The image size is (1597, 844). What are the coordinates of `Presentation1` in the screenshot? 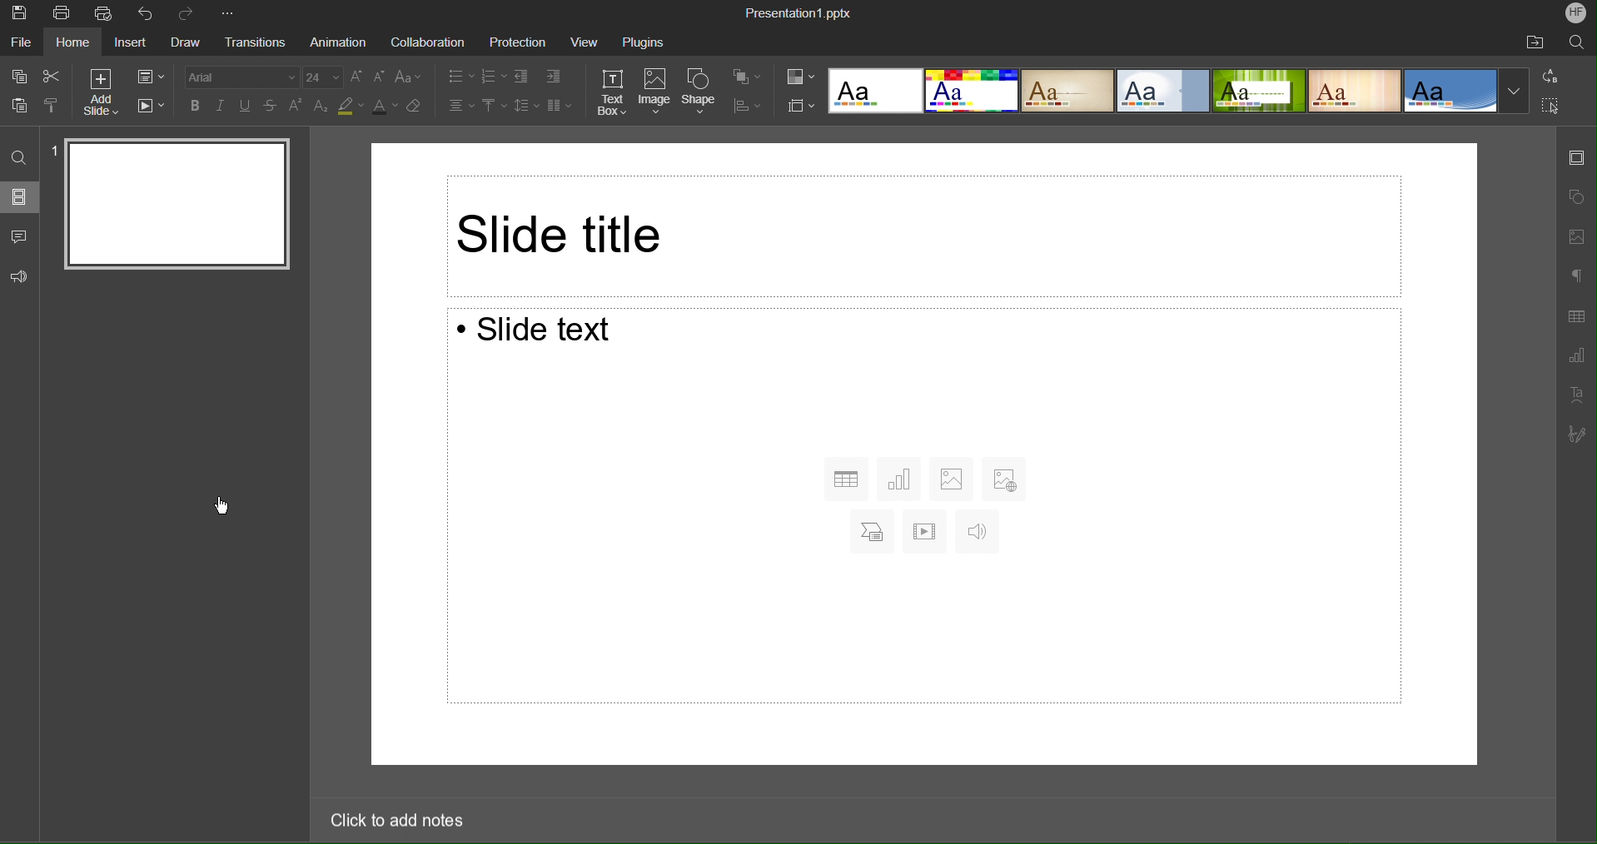 It's located at (798, 10).